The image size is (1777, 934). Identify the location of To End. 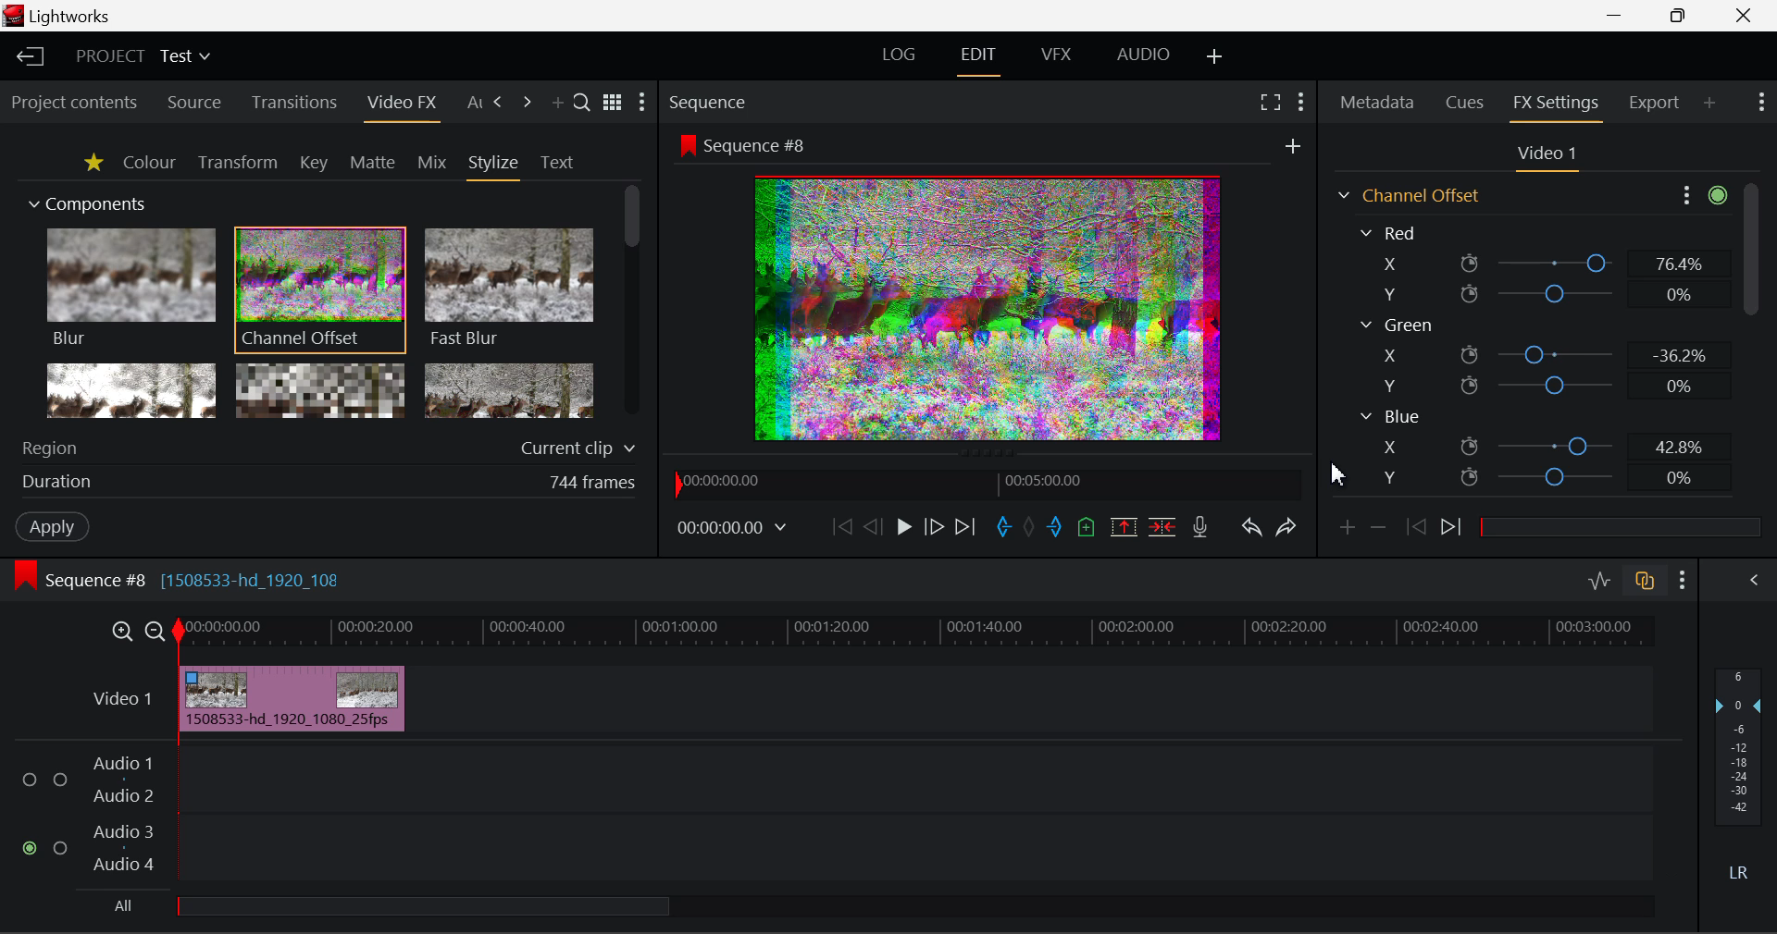
(970, 528).